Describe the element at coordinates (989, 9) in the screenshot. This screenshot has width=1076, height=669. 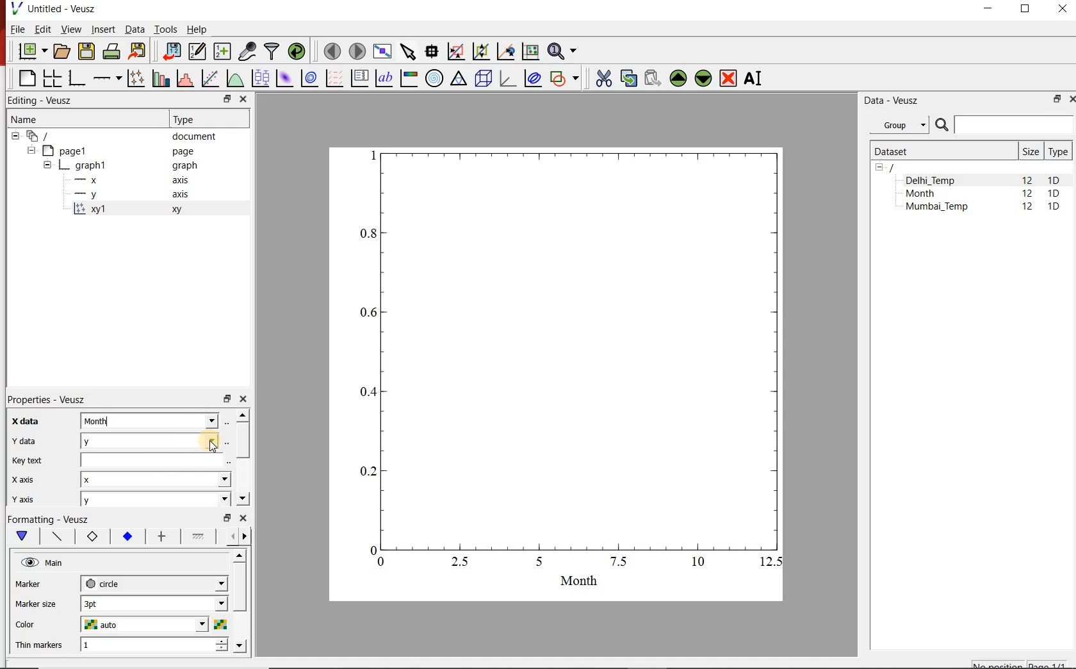
I see `MINIMIZE` at that location.